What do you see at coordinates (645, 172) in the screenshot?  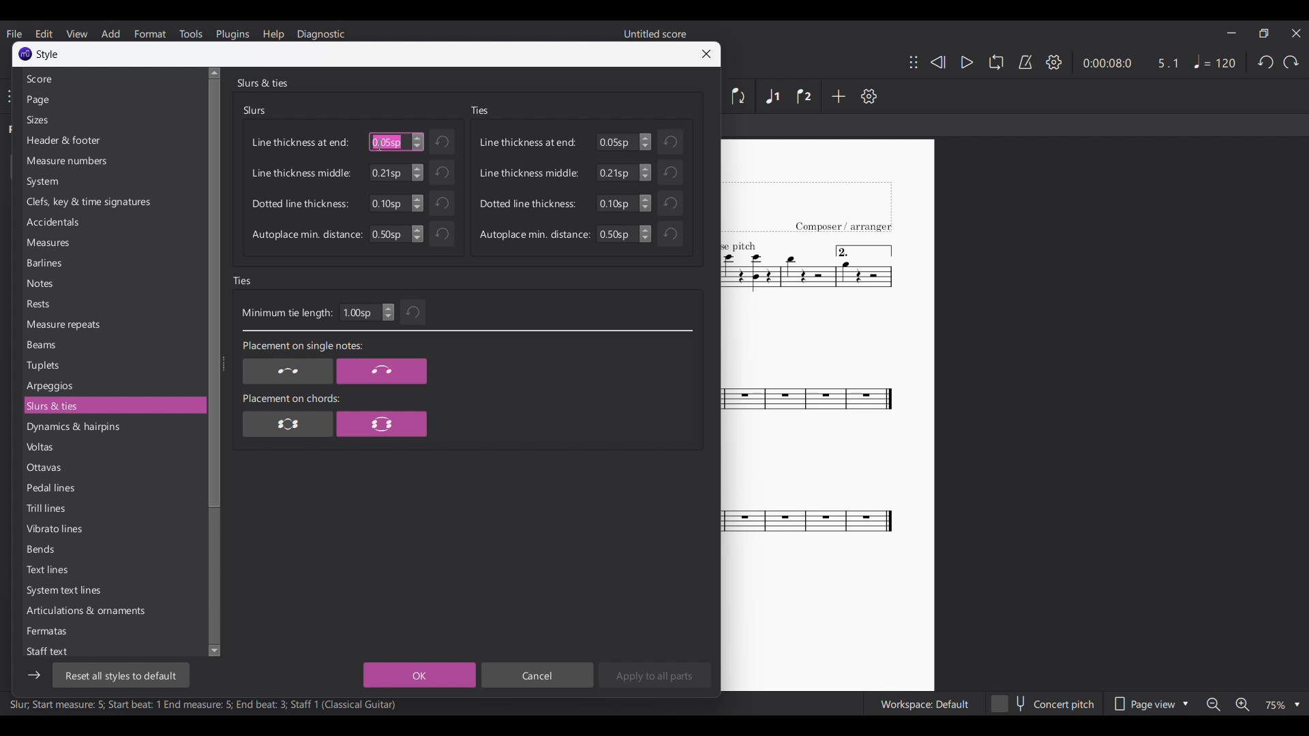 I see `Change line thickness middle` at bounding box center [645, 172].